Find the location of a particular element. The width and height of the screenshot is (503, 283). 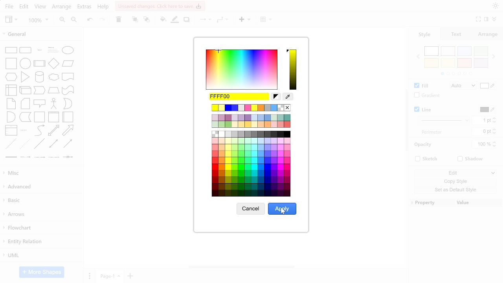

all colors is located at coordinates (252, 164).